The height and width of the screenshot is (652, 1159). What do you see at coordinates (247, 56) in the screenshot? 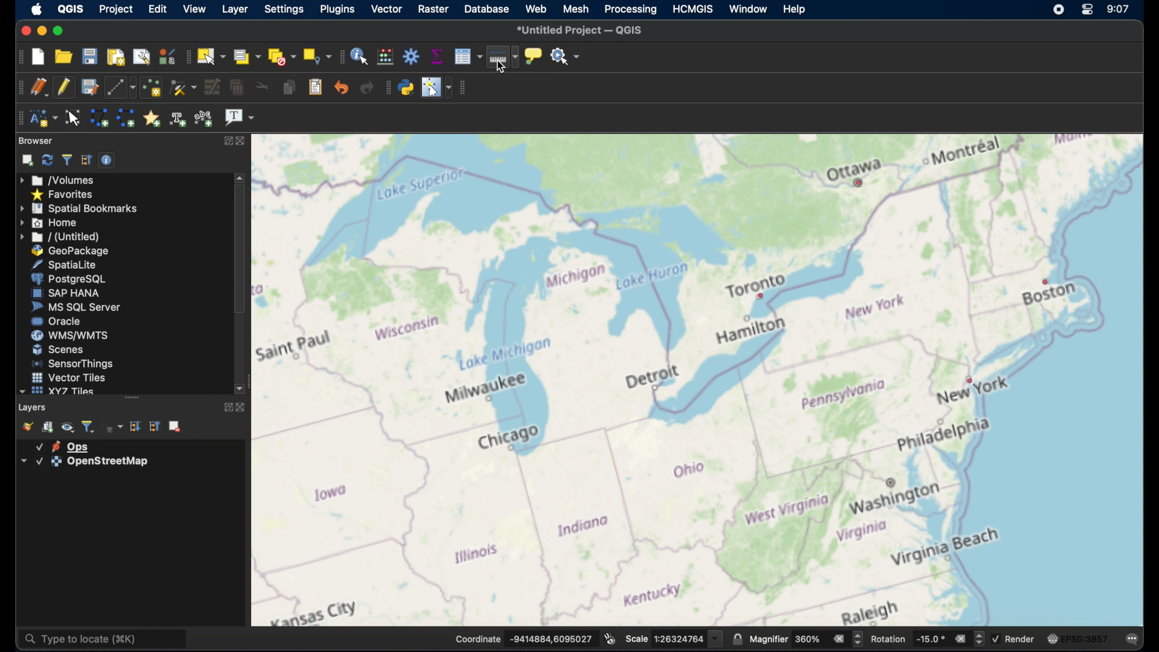
I see `select features by value` at bounding box center [247, 56].